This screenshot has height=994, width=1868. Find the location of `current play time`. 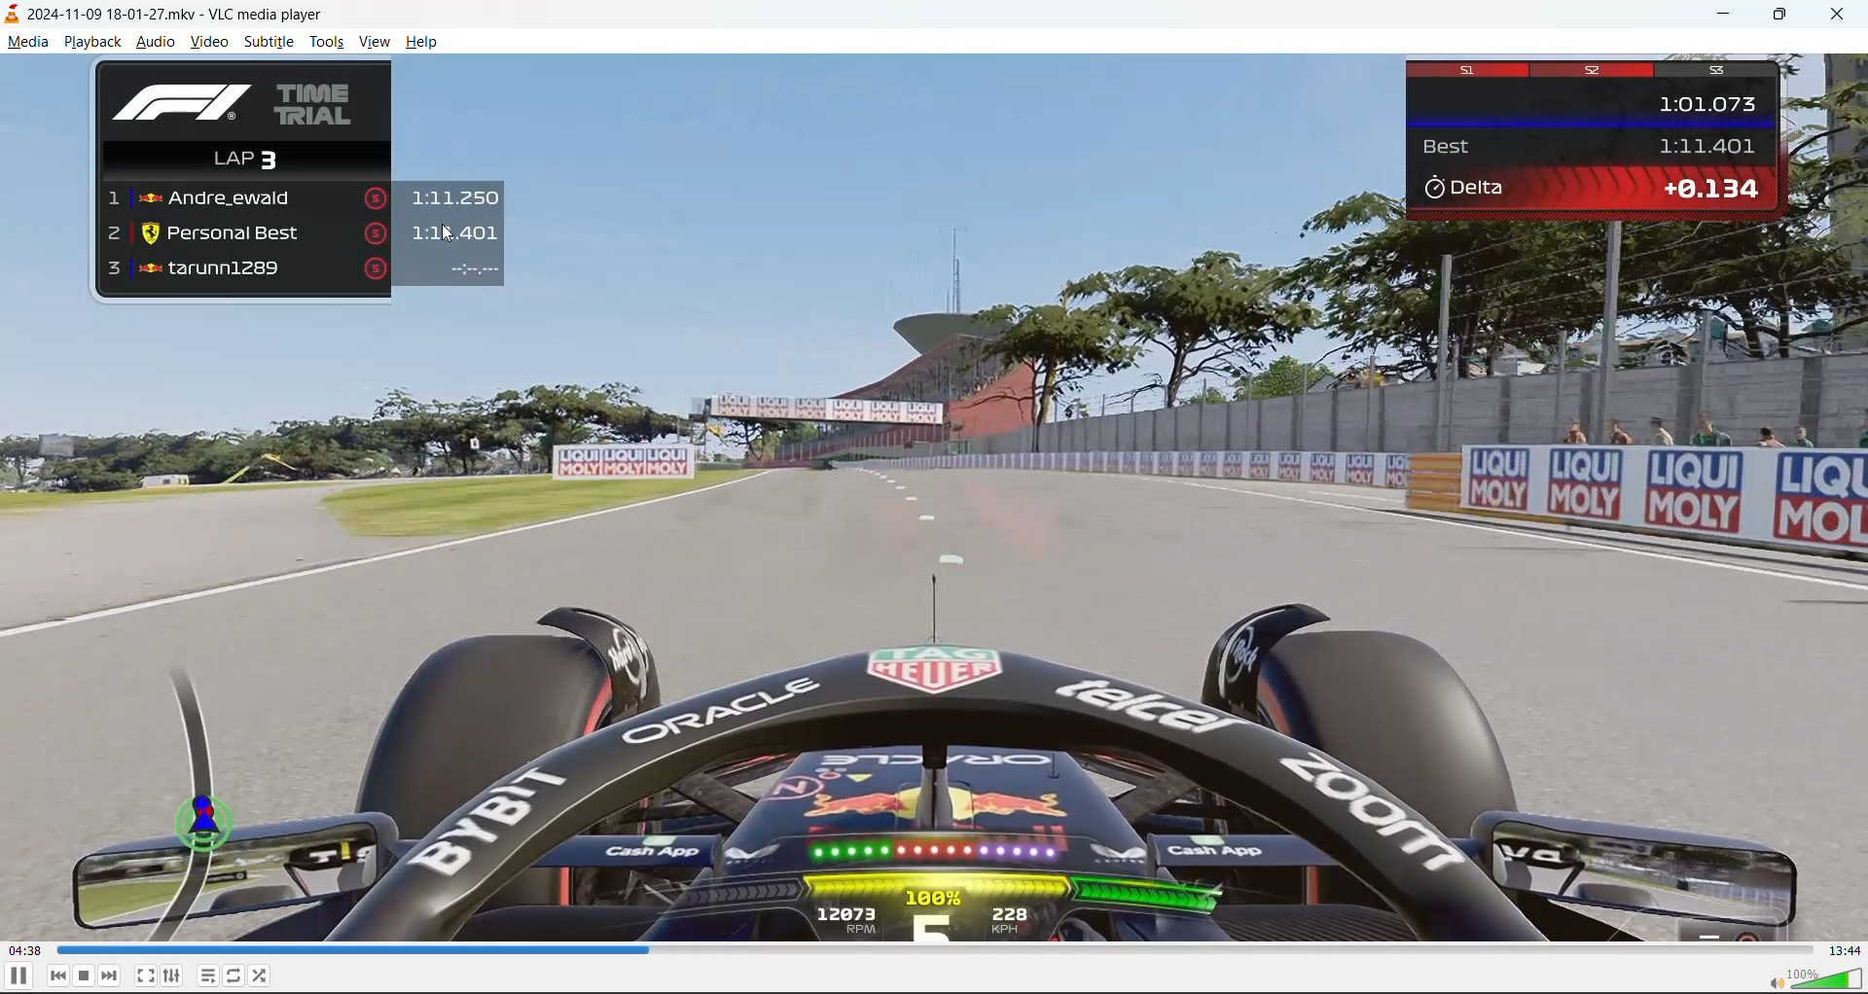

current play time is located at coordinates (26, 949).